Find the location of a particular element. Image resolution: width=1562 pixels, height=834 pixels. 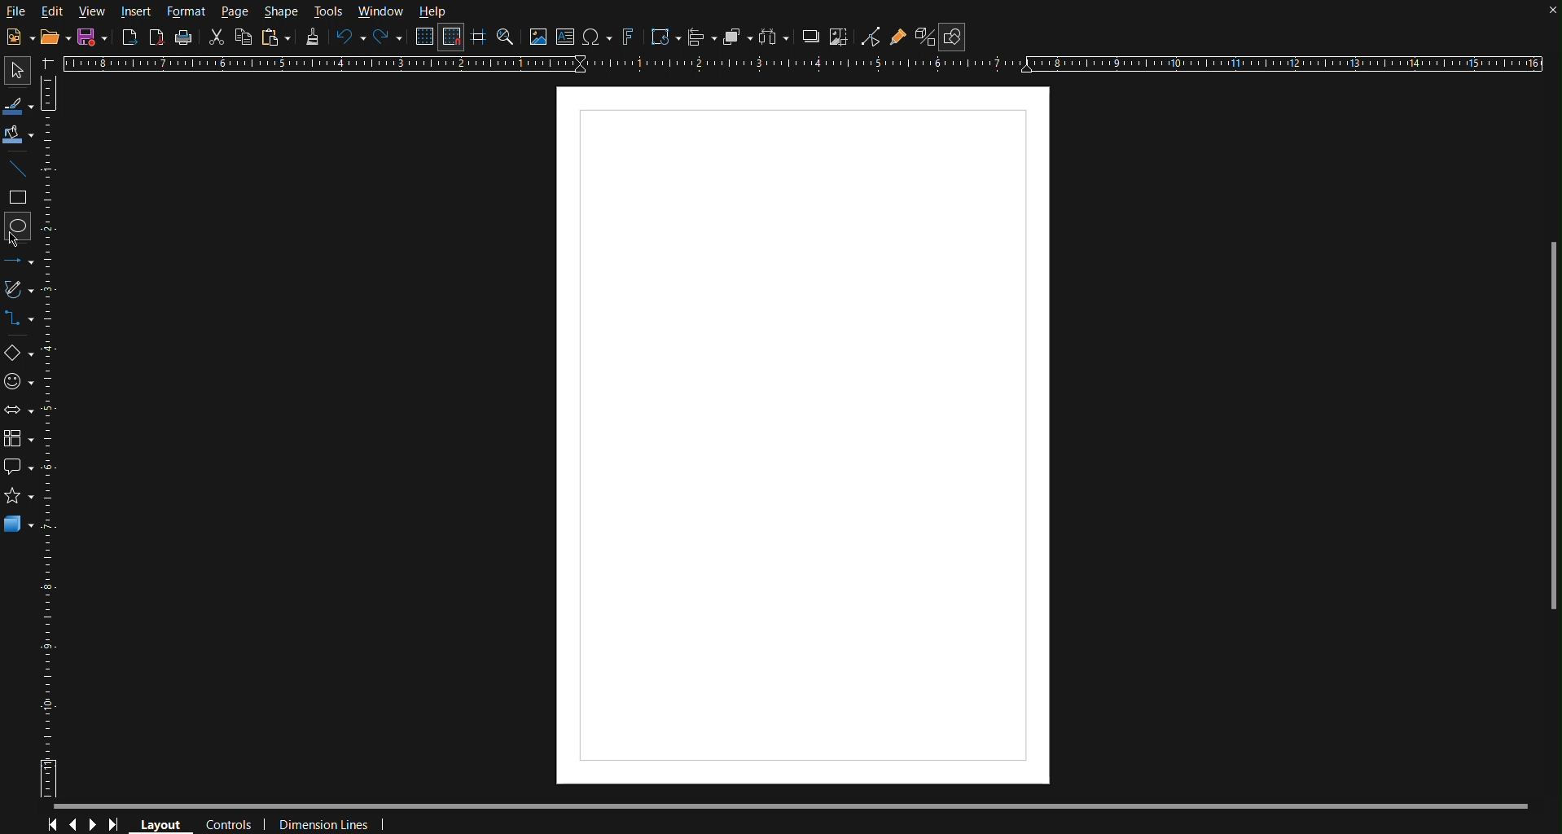

Callout Shapes is located at coordinates (19, 464).